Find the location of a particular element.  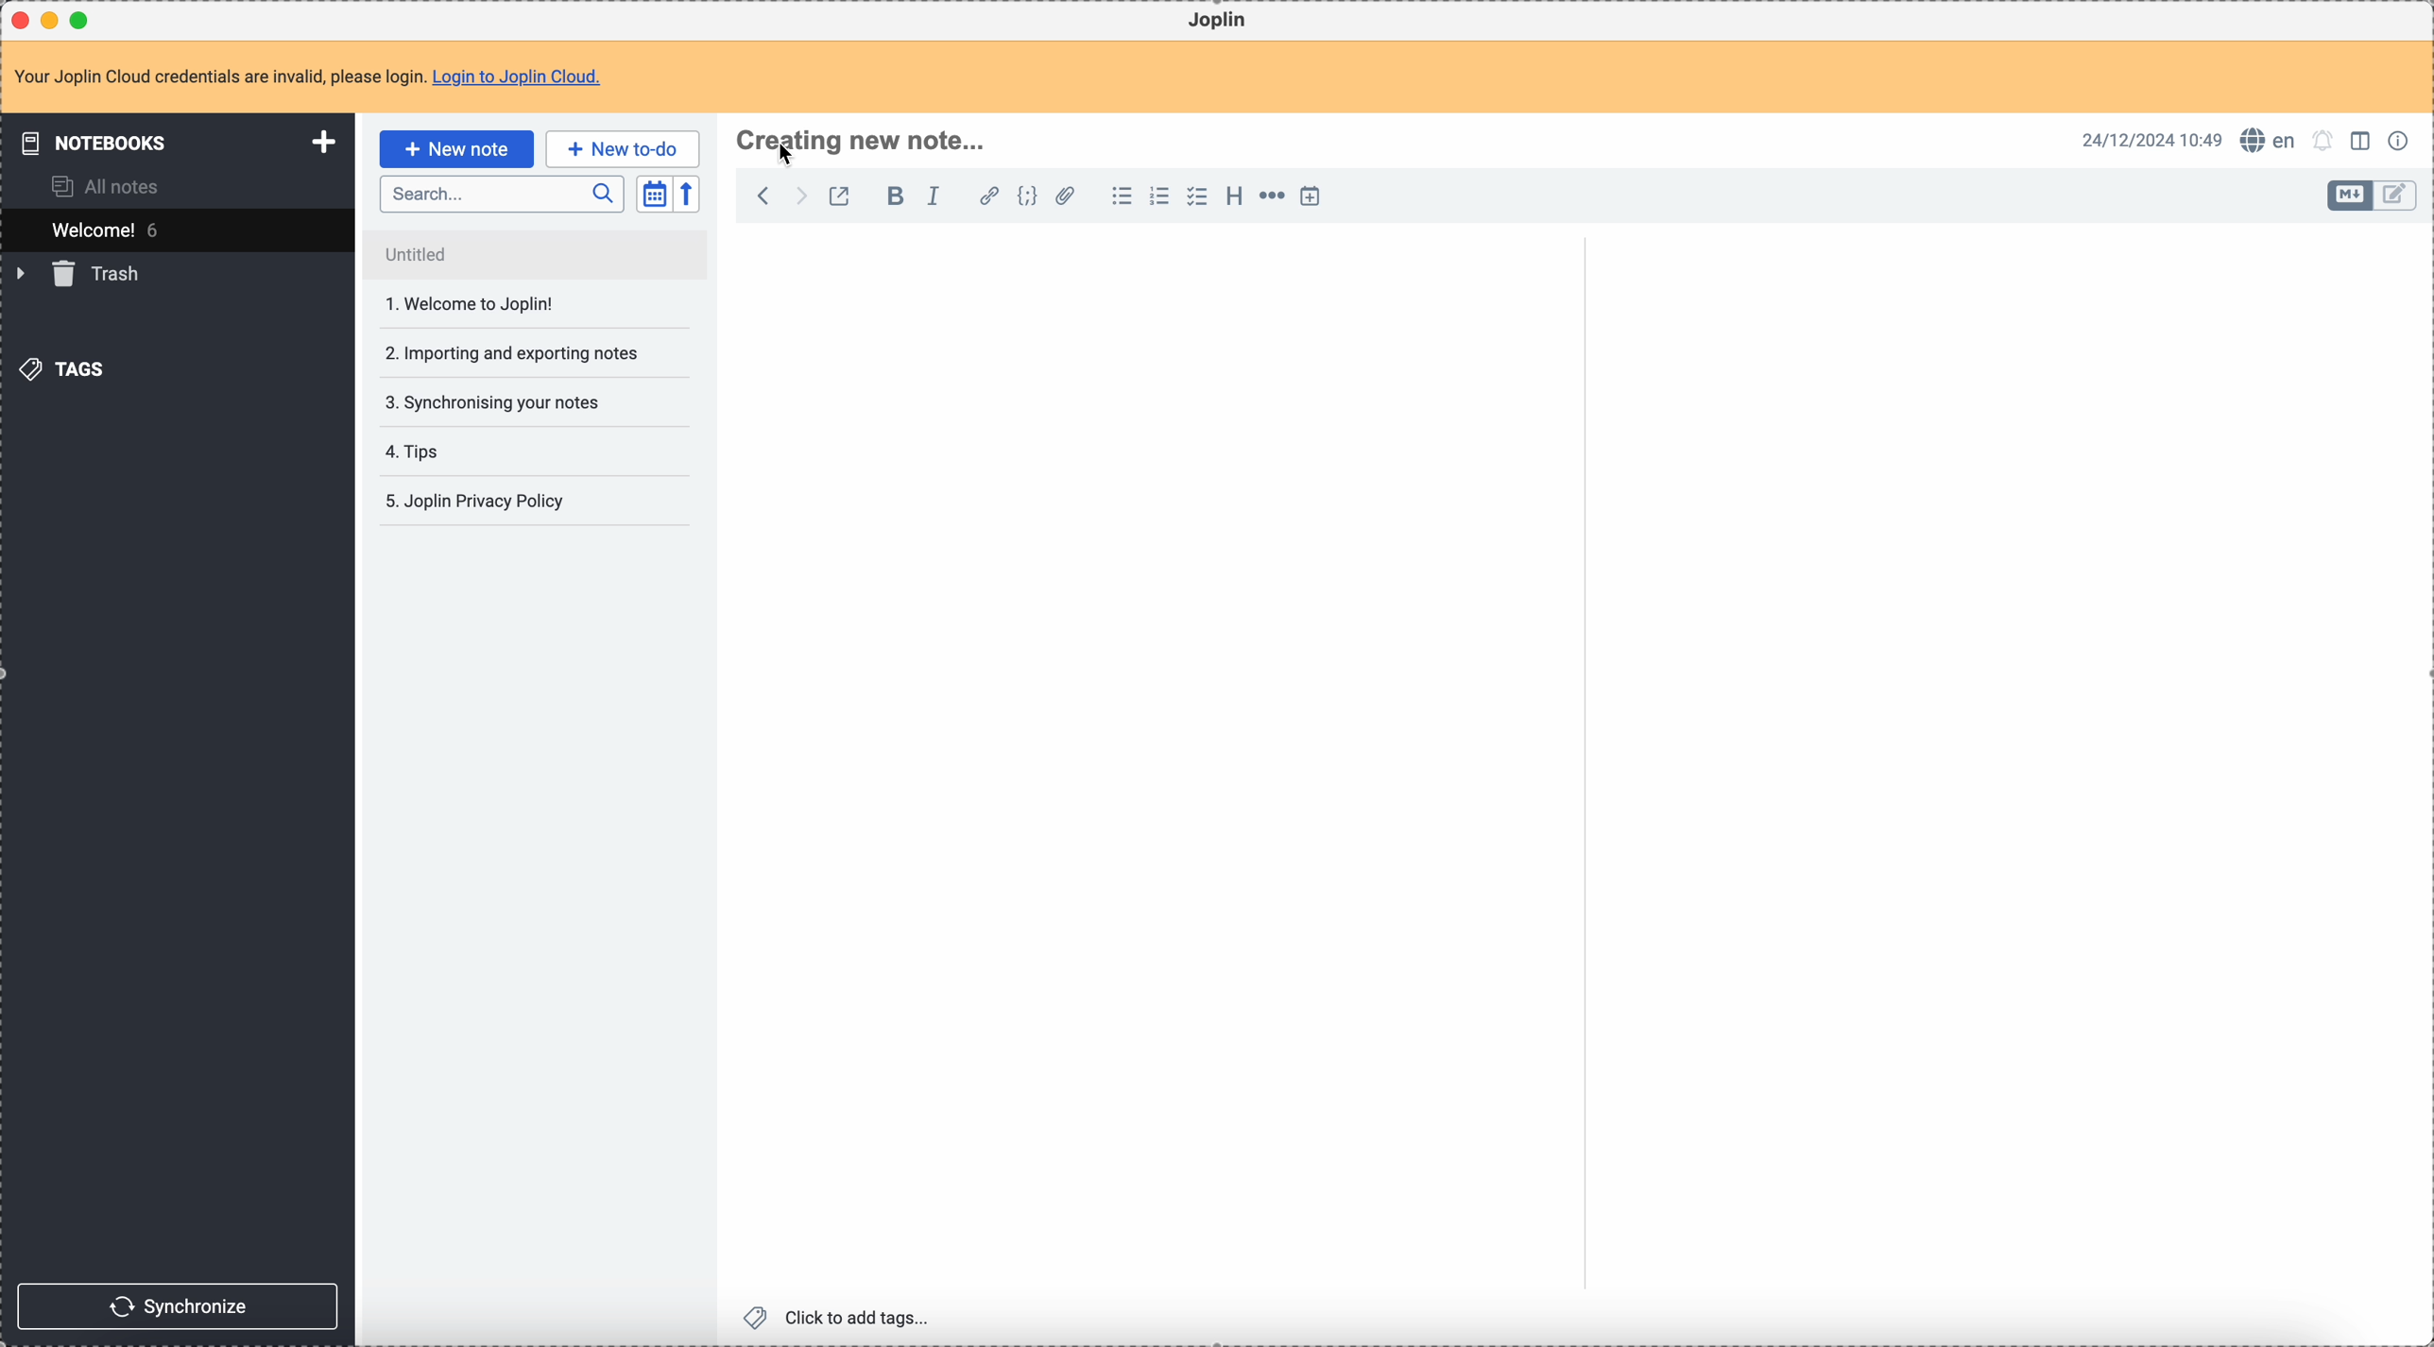

tags is located at coordinates (61, 370).